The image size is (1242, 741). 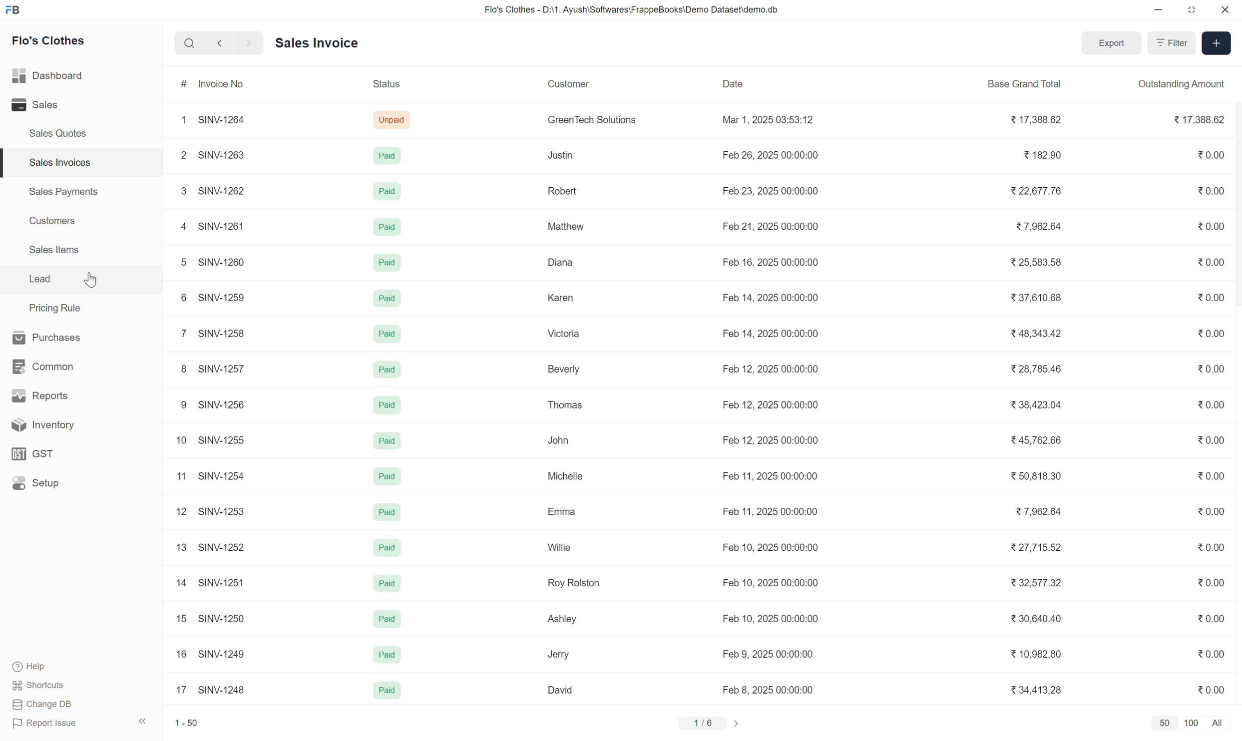 I want to click on Feb 14, 2025 00:00:00, so click(x=770, y=334).